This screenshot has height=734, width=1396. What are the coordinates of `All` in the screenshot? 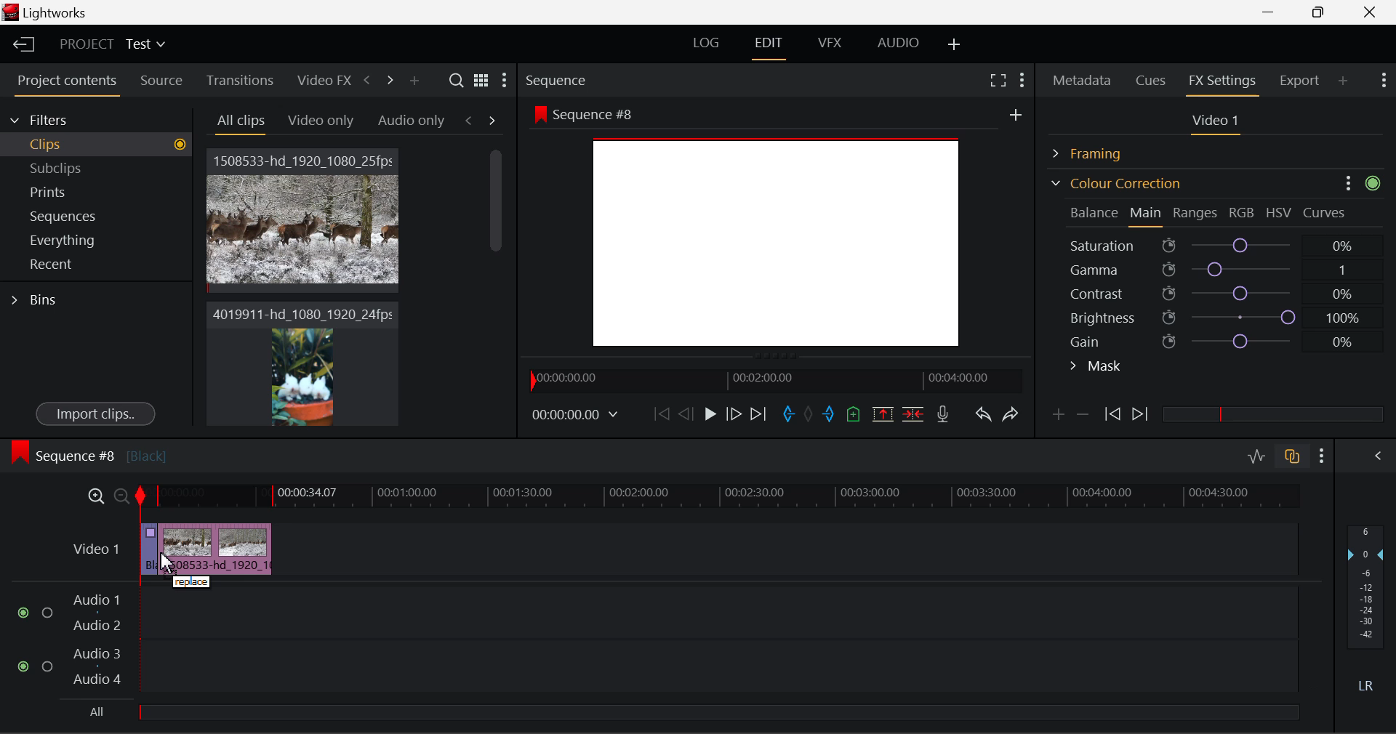 It's located at (94, 714).